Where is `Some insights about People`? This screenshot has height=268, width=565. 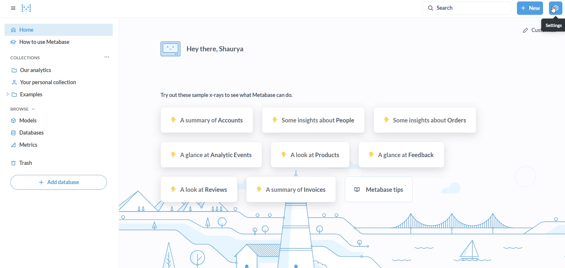
Some insights about People is located at coordinates (313, 120).